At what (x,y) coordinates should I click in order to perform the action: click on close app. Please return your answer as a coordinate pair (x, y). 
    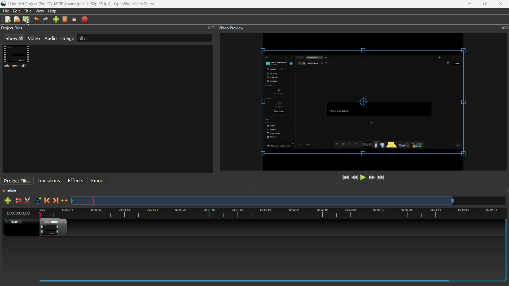
    Looking at the image, I should click on (501, 4).